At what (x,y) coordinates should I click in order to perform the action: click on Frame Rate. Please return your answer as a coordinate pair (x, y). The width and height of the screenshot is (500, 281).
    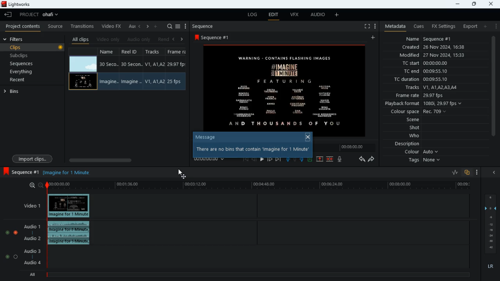
    Looking at the image, I should click on (175, 82).